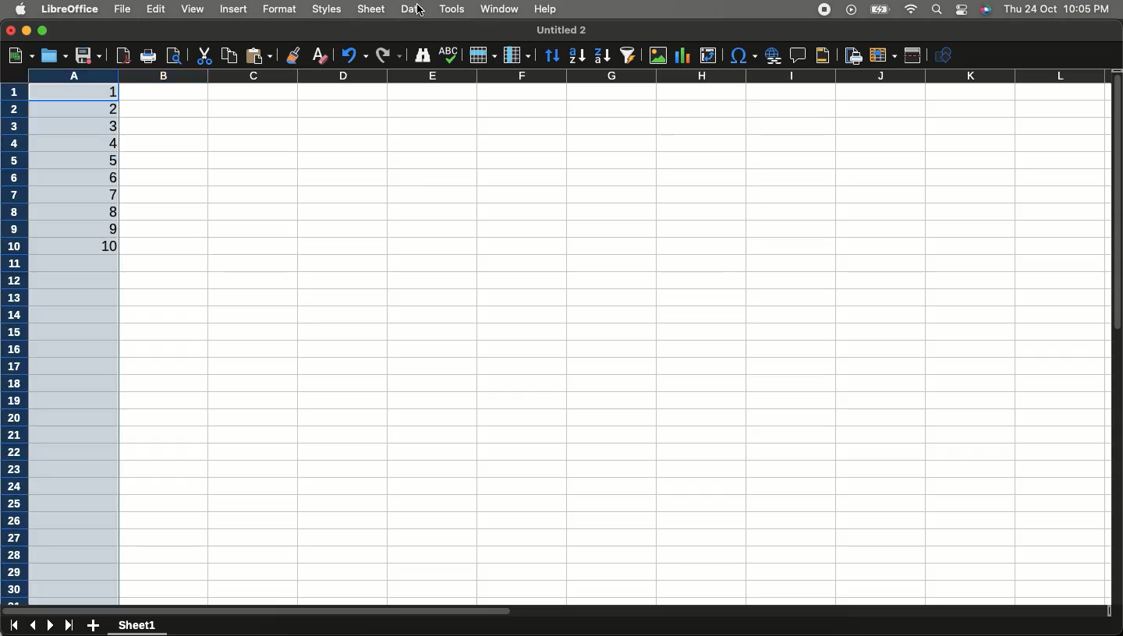 The width and height of the screenshot is (1123, 636). What do you see at coordinates (616, 75) in the screenshot?
I see `Column` at bounding box center [616, 75].